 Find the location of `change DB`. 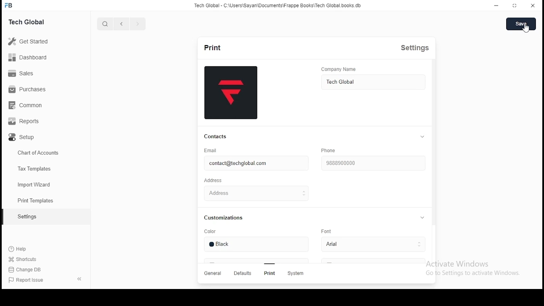

change DB is located at coordinates (23, 271).